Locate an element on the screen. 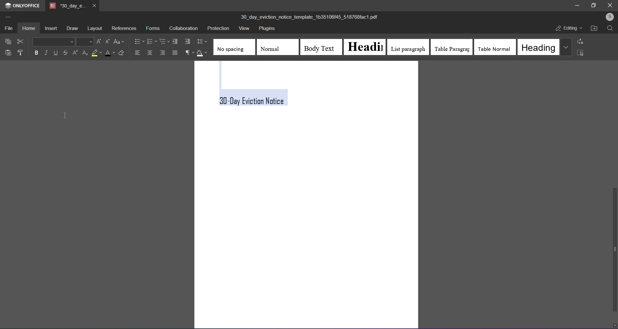  list paragraph is located at coordinates (408, 47).